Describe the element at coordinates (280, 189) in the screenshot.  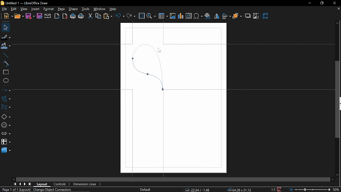
I see `save` at that location.